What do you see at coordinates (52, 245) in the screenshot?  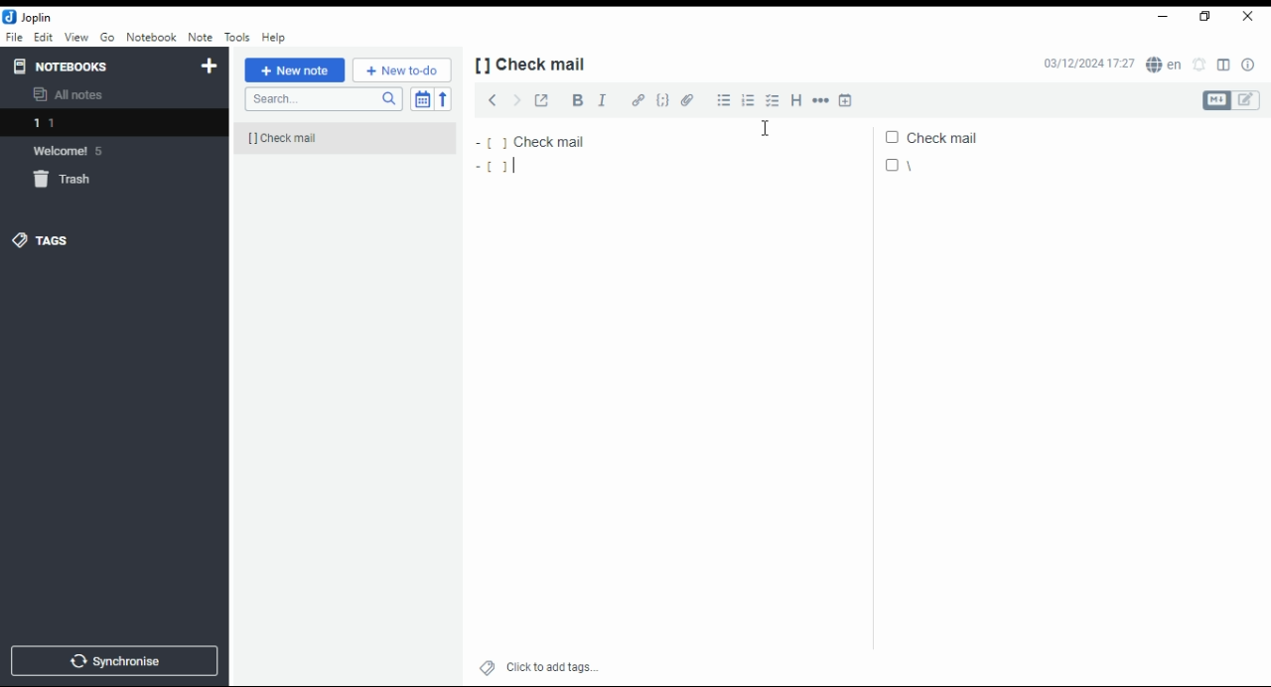 I see `tags` at bounding box center [52, 245].